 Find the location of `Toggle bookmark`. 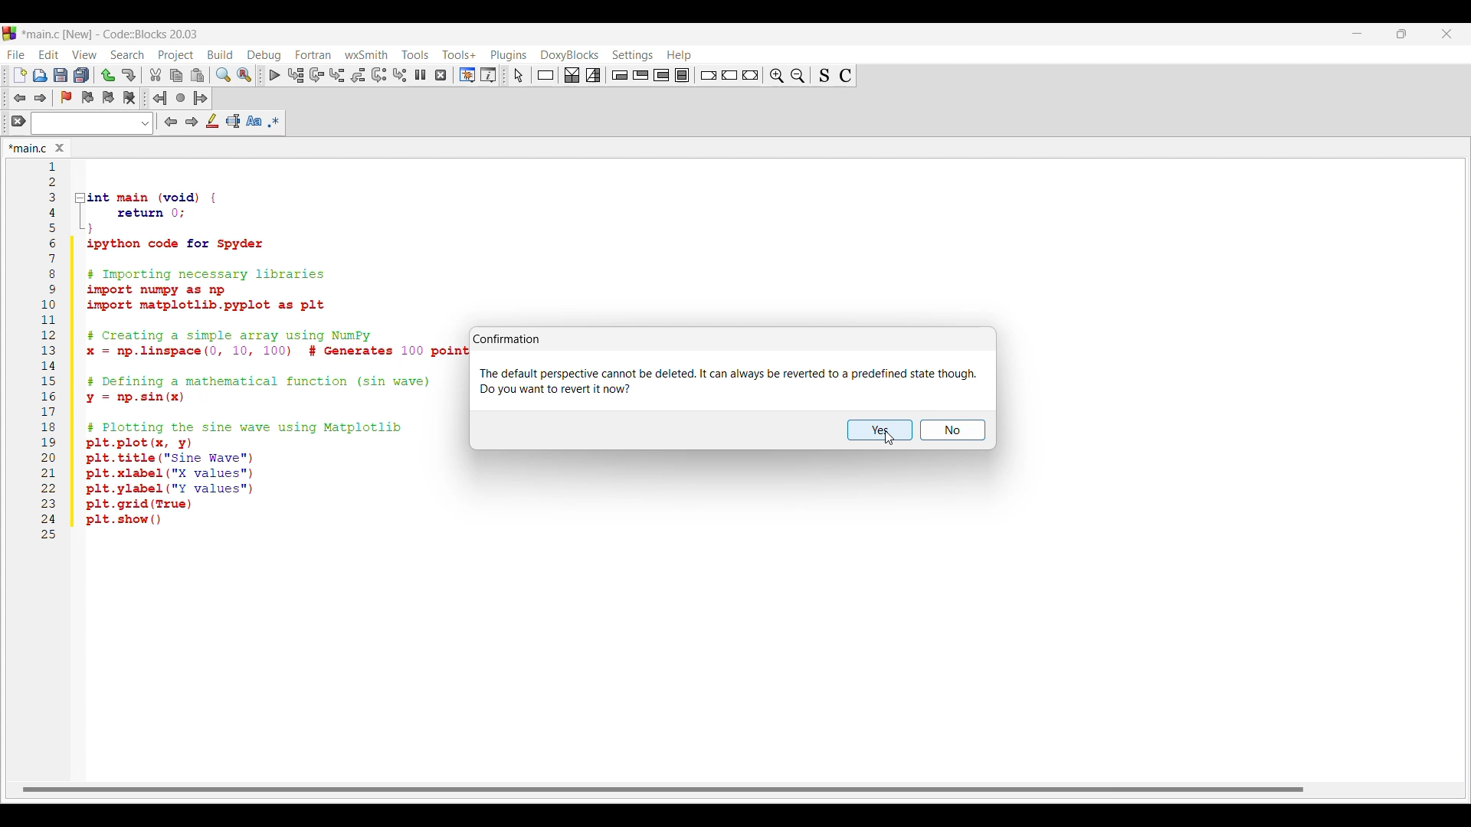

Toggle bookmark is located at coordinates (66, 97).